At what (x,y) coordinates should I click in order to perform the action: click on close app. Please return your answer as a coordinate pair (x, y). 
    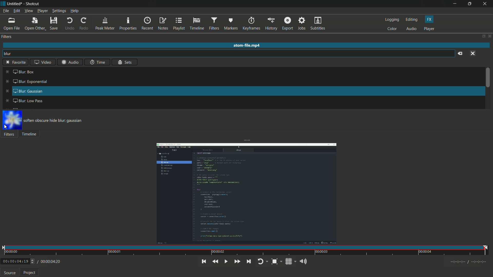
    Looking at the image, I should click on (486, 4).